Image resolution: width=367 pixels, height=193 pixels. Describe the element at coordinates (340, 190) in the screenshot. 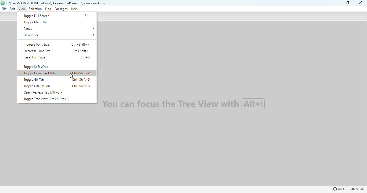

I see `GitHub` at that location.